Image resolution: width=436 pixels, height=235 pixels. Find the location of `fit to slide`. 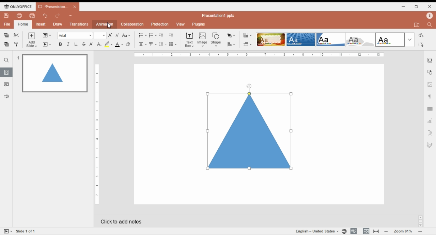

fit to slide is located at coordinates (366, 231).